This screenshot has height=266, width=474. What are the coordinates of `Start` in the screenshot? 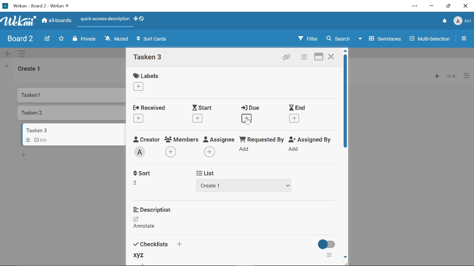 It's located at (201, 108).